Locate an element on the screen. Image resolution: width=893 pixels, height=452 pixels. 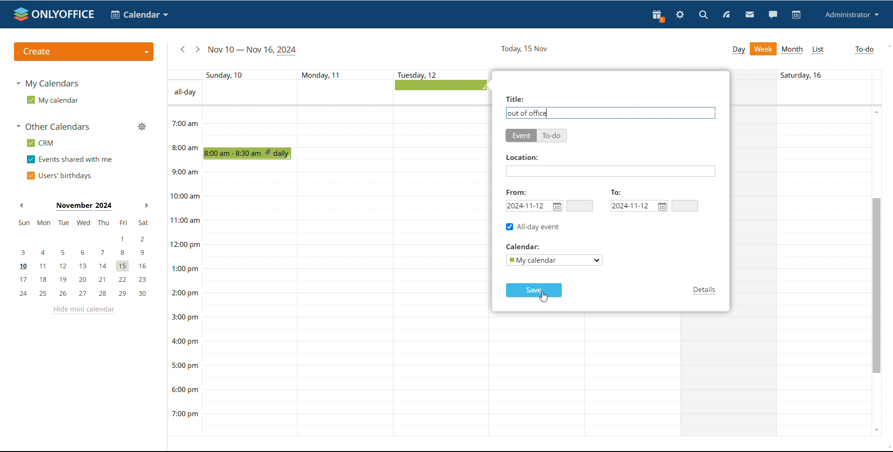
to-do is located at coordinates (553, 135).